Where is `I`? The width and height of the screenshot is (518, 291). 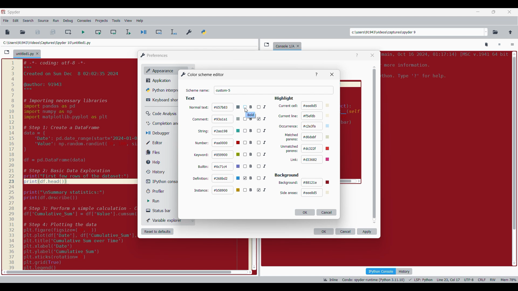 I is located at coordinates (262, 130).